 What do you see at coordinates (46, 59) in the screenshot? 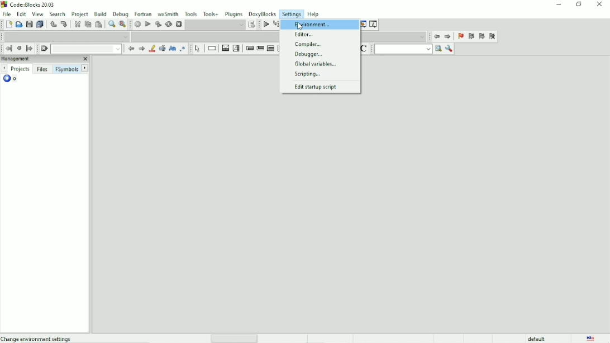
I see `Management` at bounding box center [46, 59].